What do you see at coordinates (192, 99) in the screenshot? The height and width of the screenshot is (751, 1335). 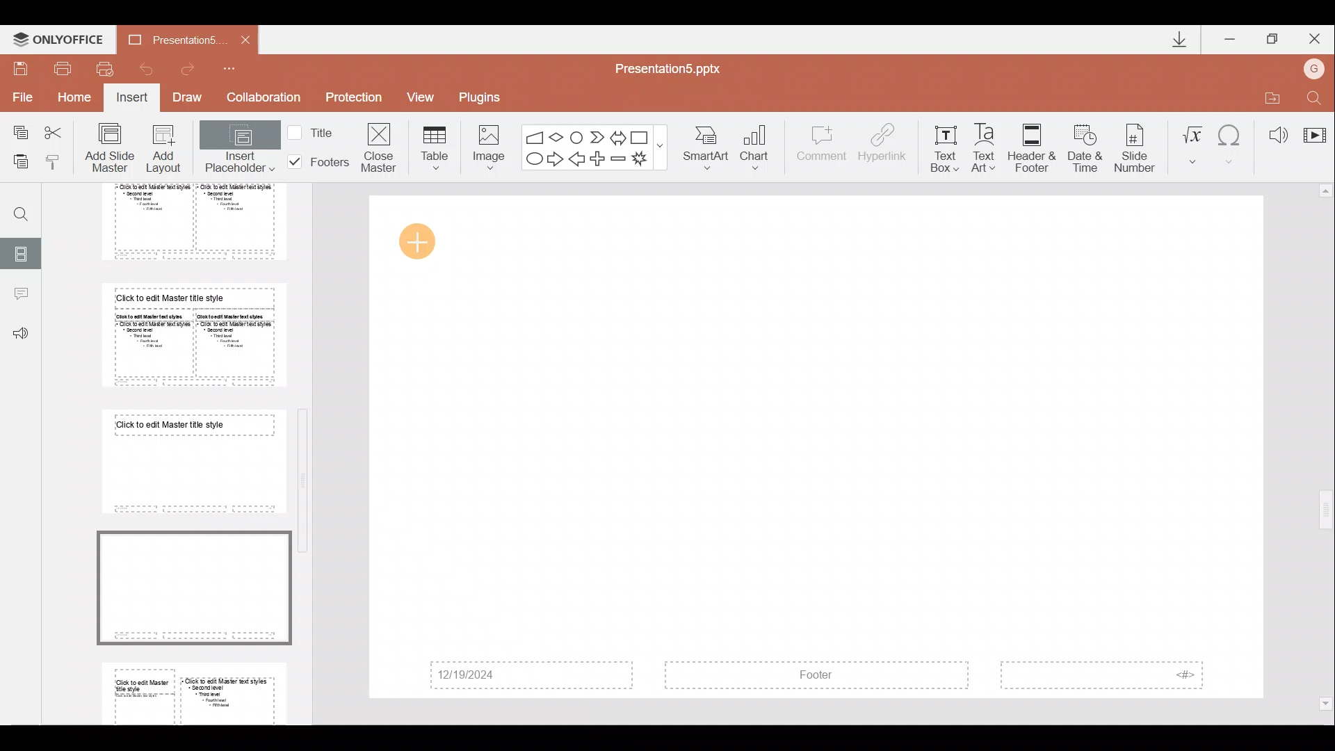 I see `Draw` at bounding box center [192, 99].